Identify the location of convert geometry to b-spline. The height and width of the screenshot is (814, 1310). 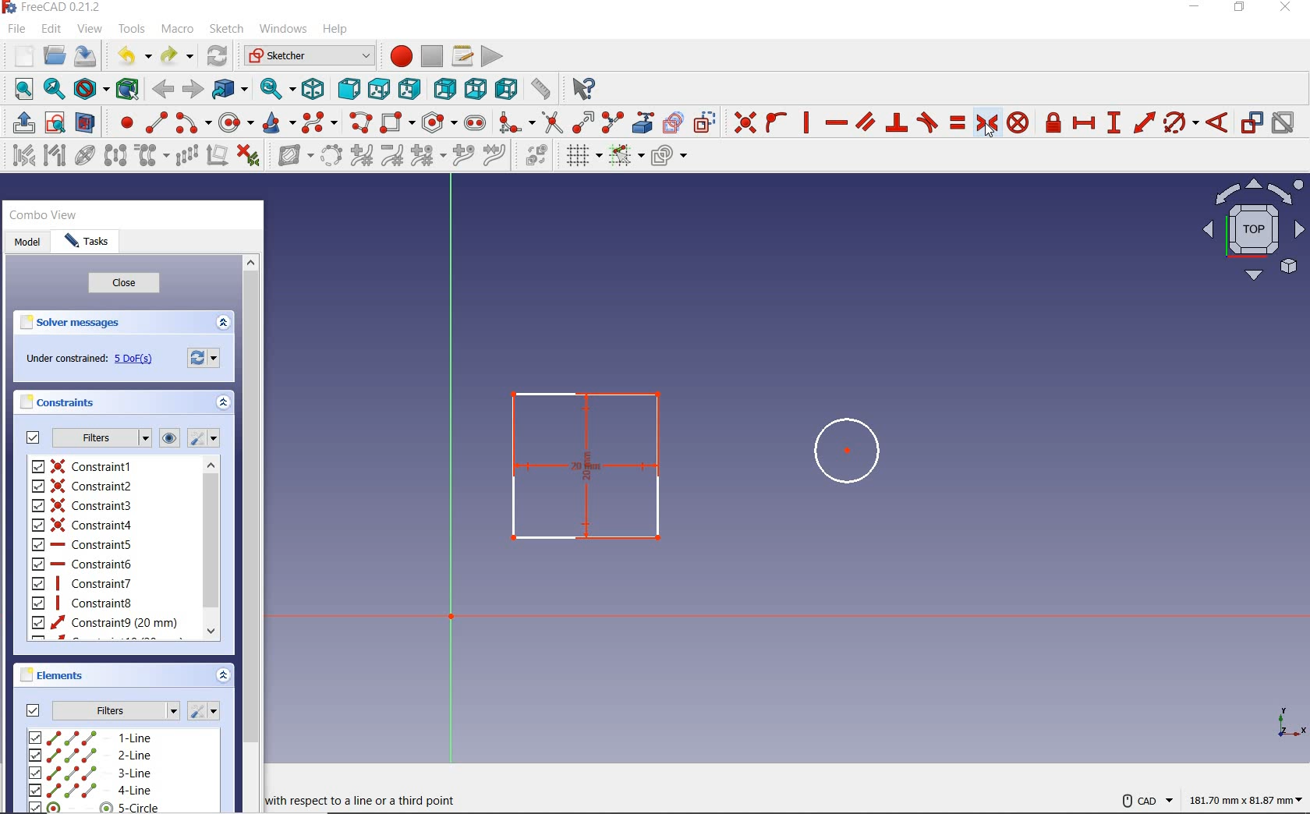
(331, 155).